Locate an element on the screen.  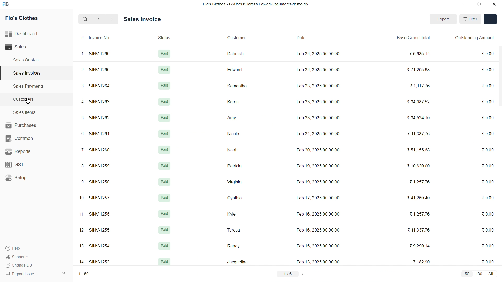
SINV-1259 is located at coordinates (99, 166).